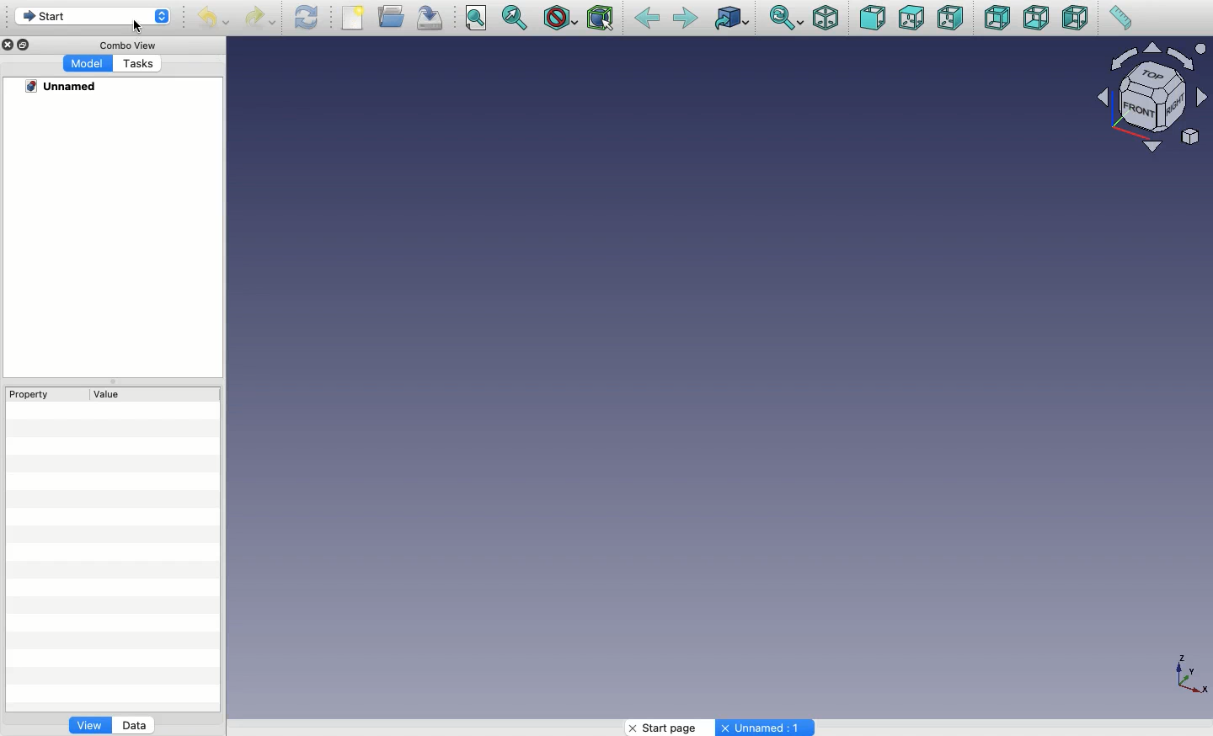 The image size is (1213, 736). What do you see at coordinates (1119, 19) in the screenshot?
I see `Measure` at bounding box center [1119, 19].